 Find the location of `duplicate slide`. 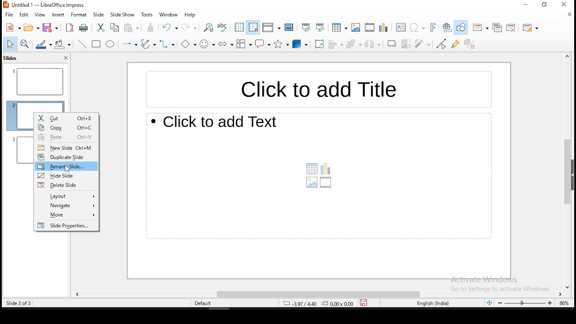

duplicate slide is located at coordinates (65, 156).